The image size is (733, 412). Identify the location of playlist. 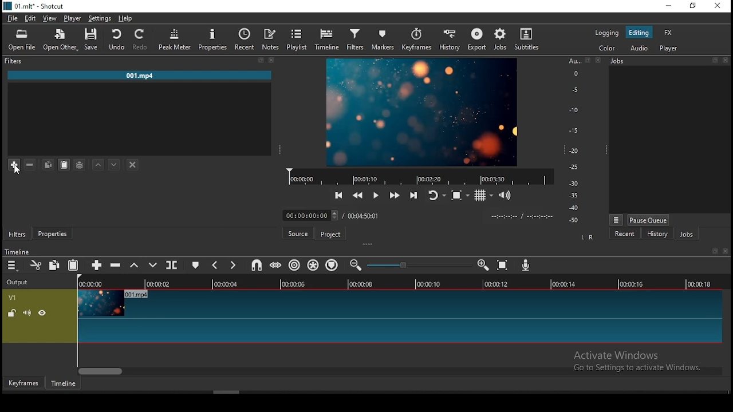
(297, 39).